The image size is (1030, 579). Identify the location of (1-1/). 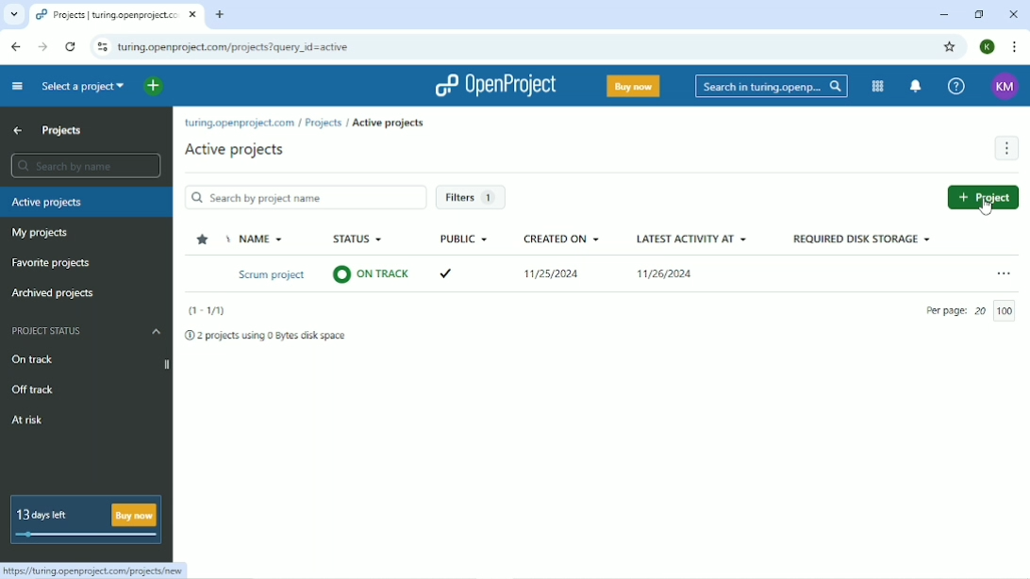
(206, 310).